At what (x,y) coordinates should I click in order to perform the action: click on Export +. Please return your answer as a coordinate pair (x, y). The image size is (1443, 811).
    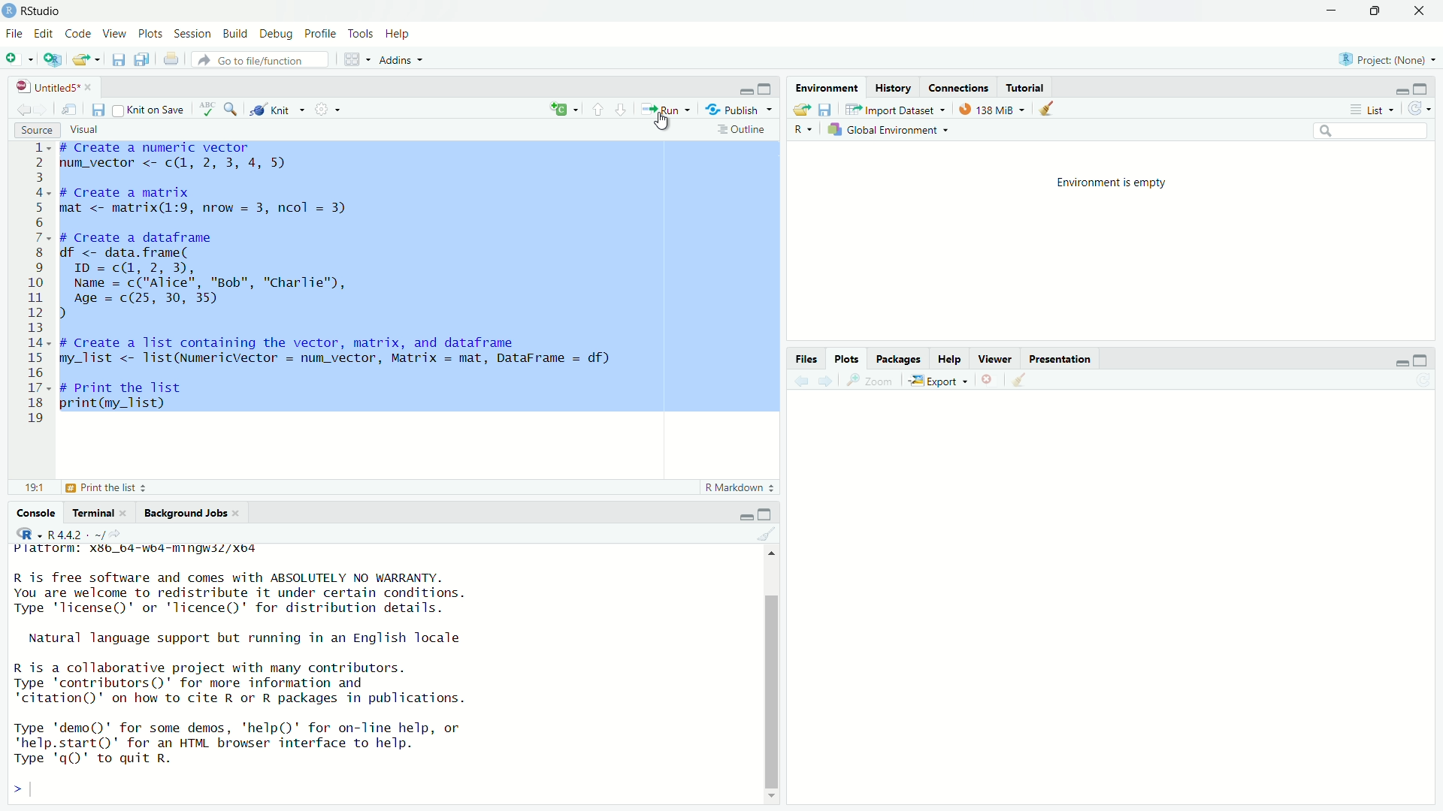
    Looking at the image, I should click on (941, 382).